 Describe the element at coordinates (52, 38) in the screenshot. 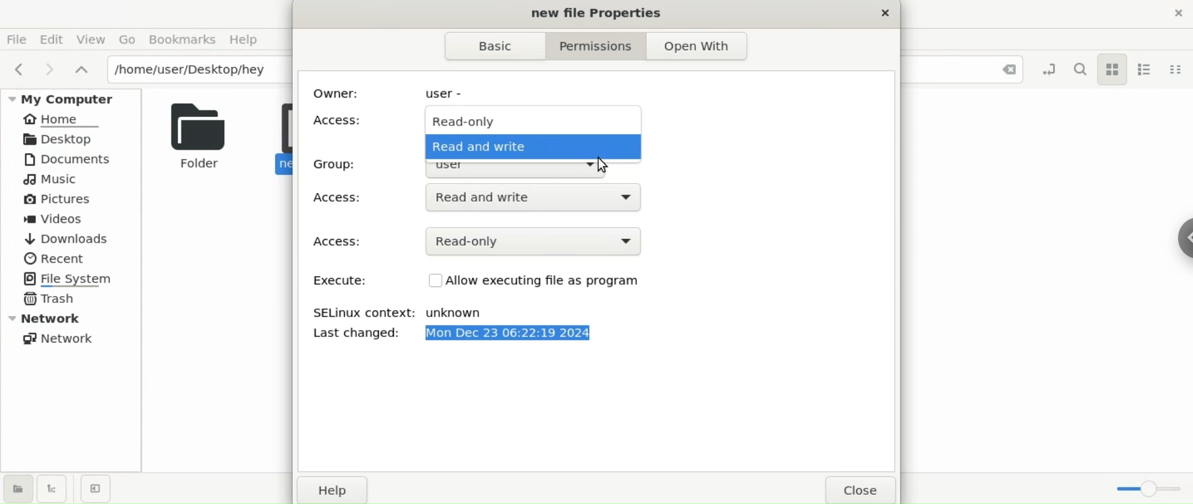

I see `Edit` at that location.